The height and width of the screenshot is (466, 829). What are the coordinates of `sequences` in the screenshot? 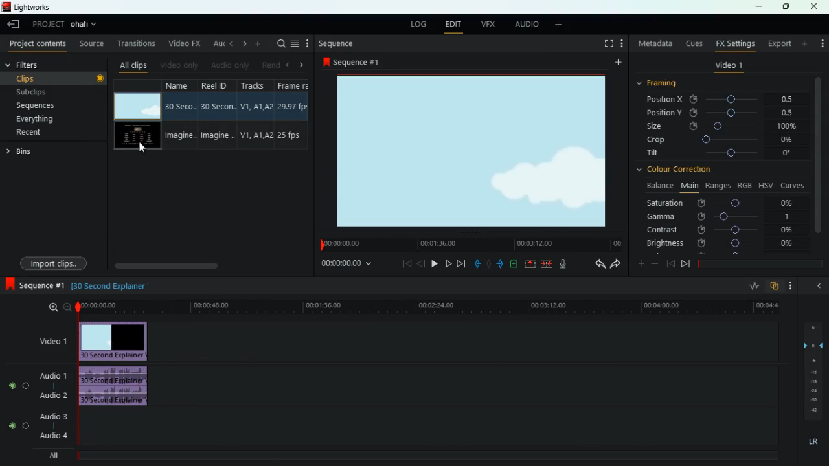 It's located at (51, 105).